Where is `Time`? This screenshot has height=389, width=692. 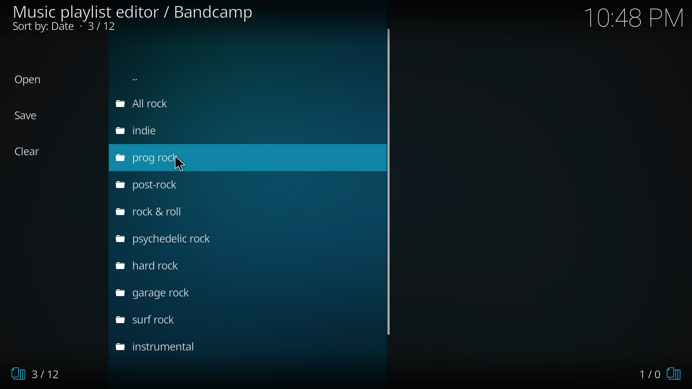 Time is located at coordinates (636, 18).